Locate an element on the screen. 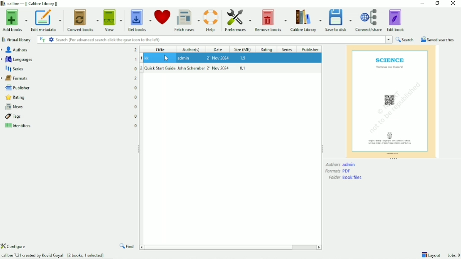  Series is located at coordinates (14, 69).